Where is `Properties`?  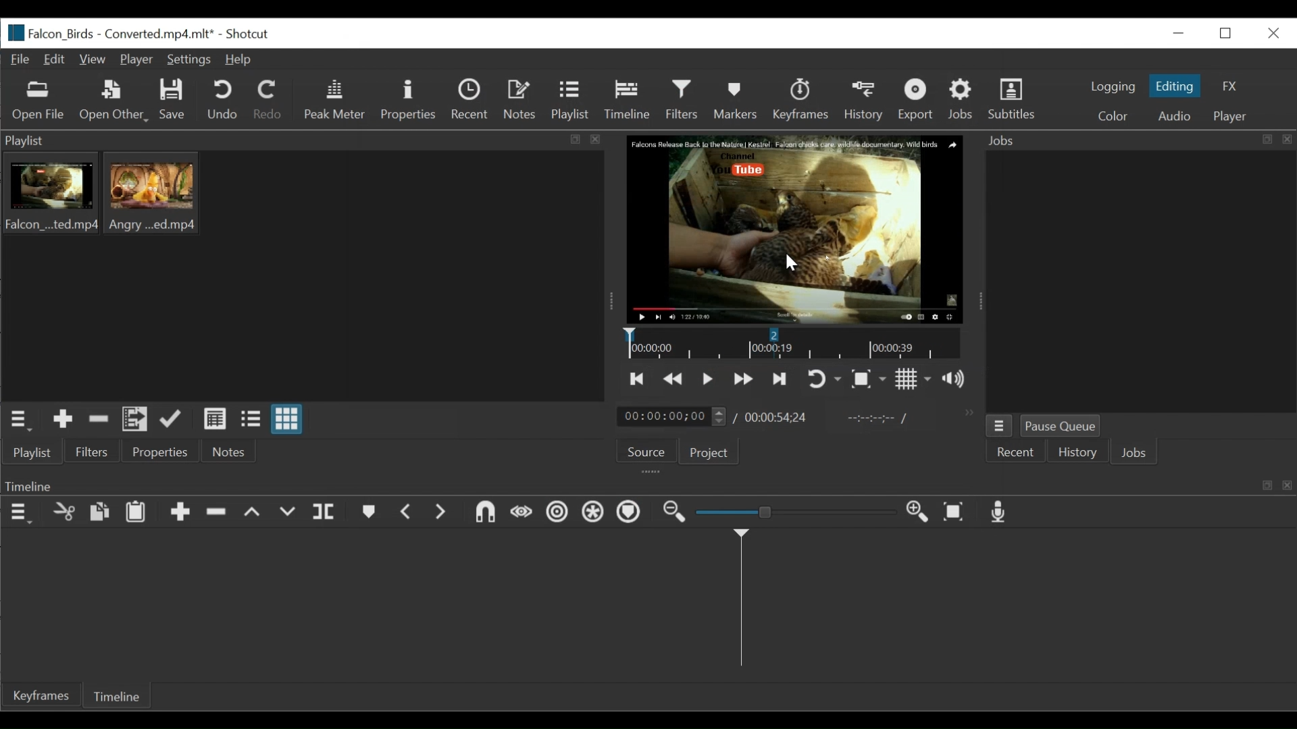
Properties is located at coordinates (408, 101).